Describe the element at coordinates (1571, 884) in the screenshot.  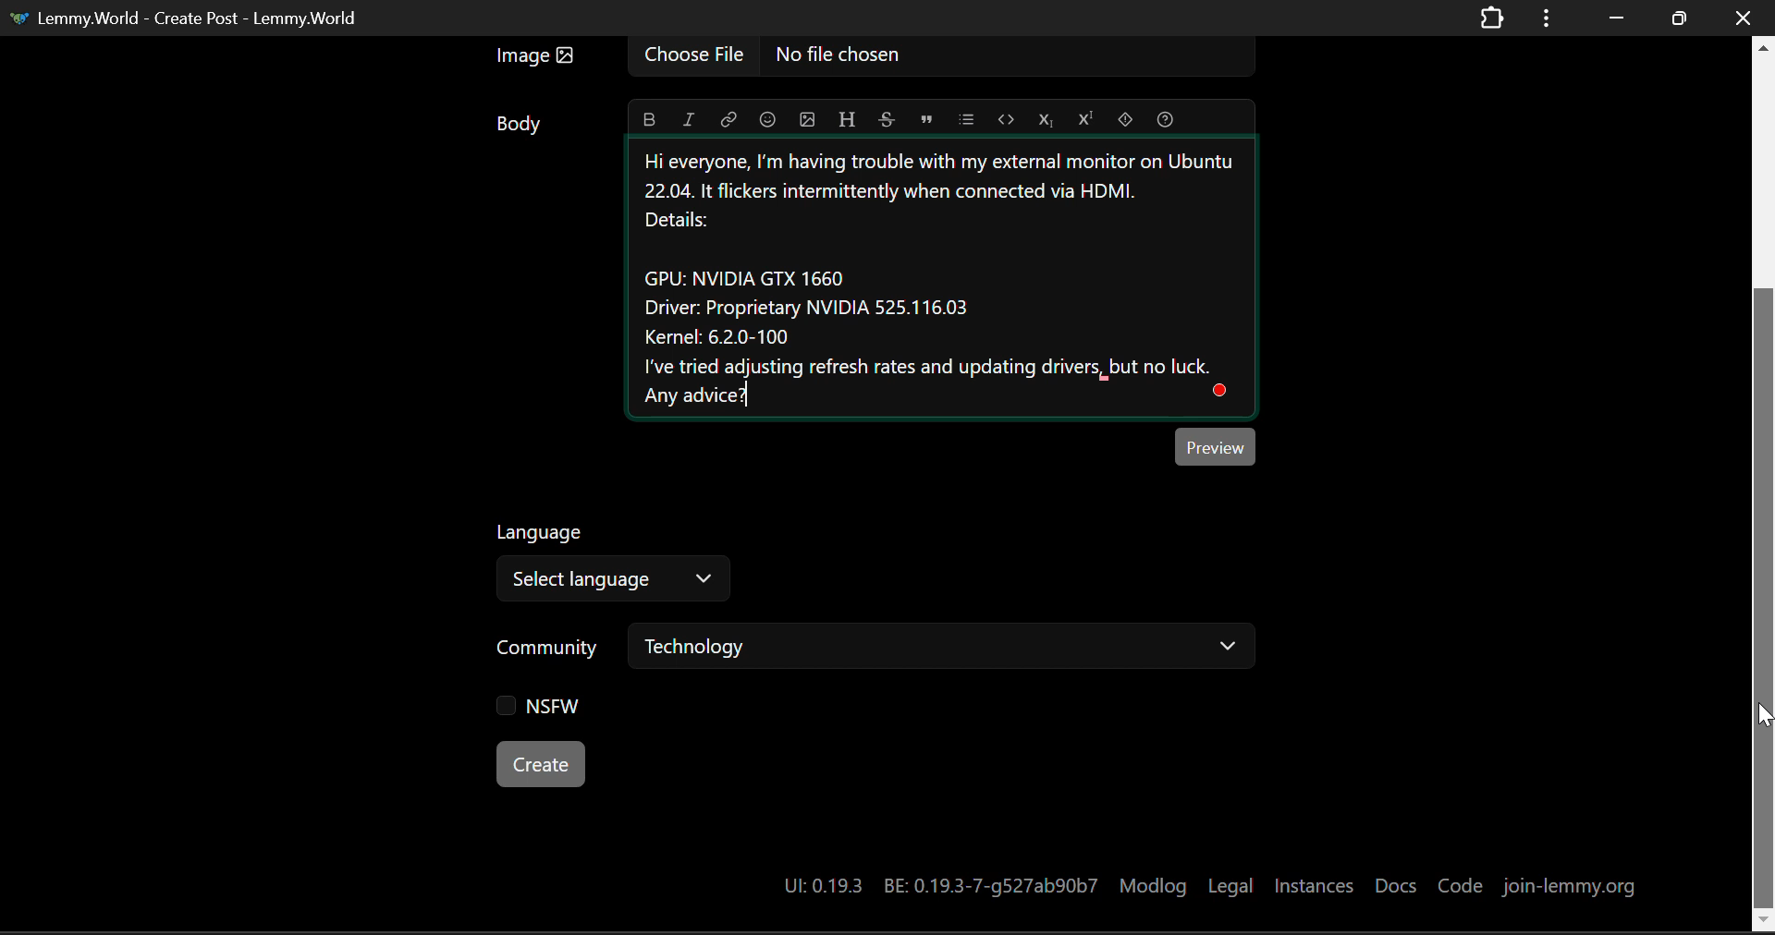
I see `join-lemmy.org` at that location.